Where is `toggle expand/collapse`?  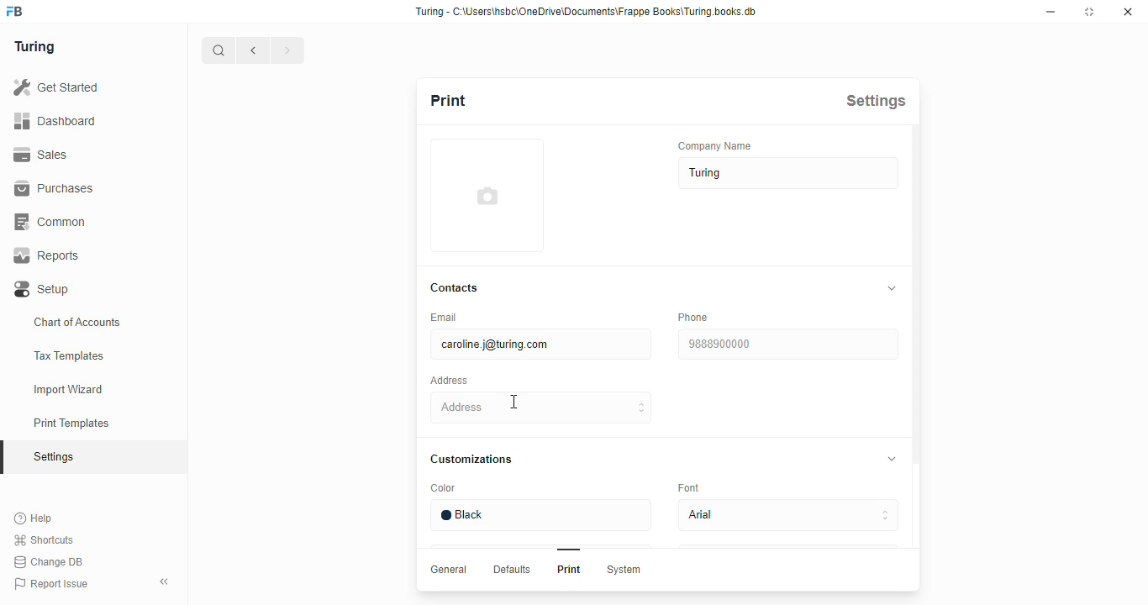 toggle expand/collapse is located at coordinates (893, 458).